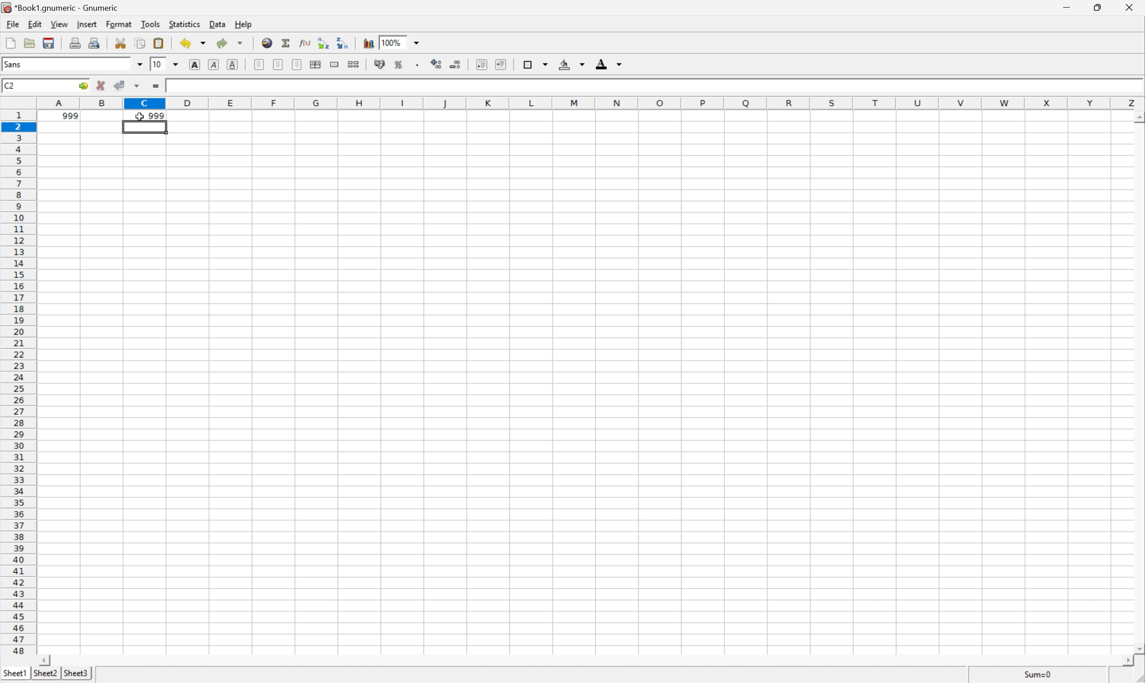 The width and height of the screenshot is (1145, 683). What do you see at coordinates (29, 41) in the screenshot?
I see `open` at bounding box center [29, 41].